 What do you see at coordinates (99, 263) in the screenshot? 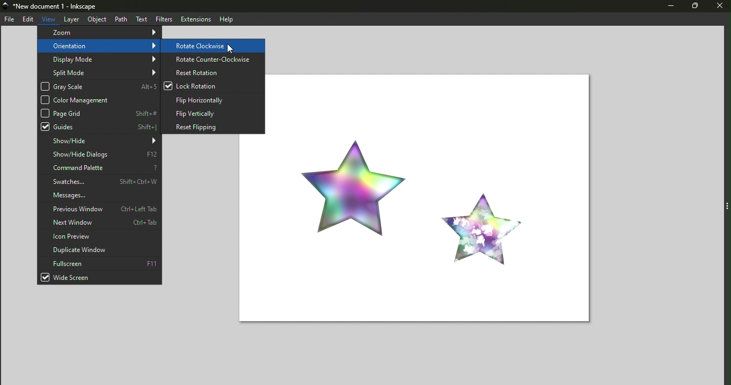
I see `Fullscreen` at bounding box center [99, 263].